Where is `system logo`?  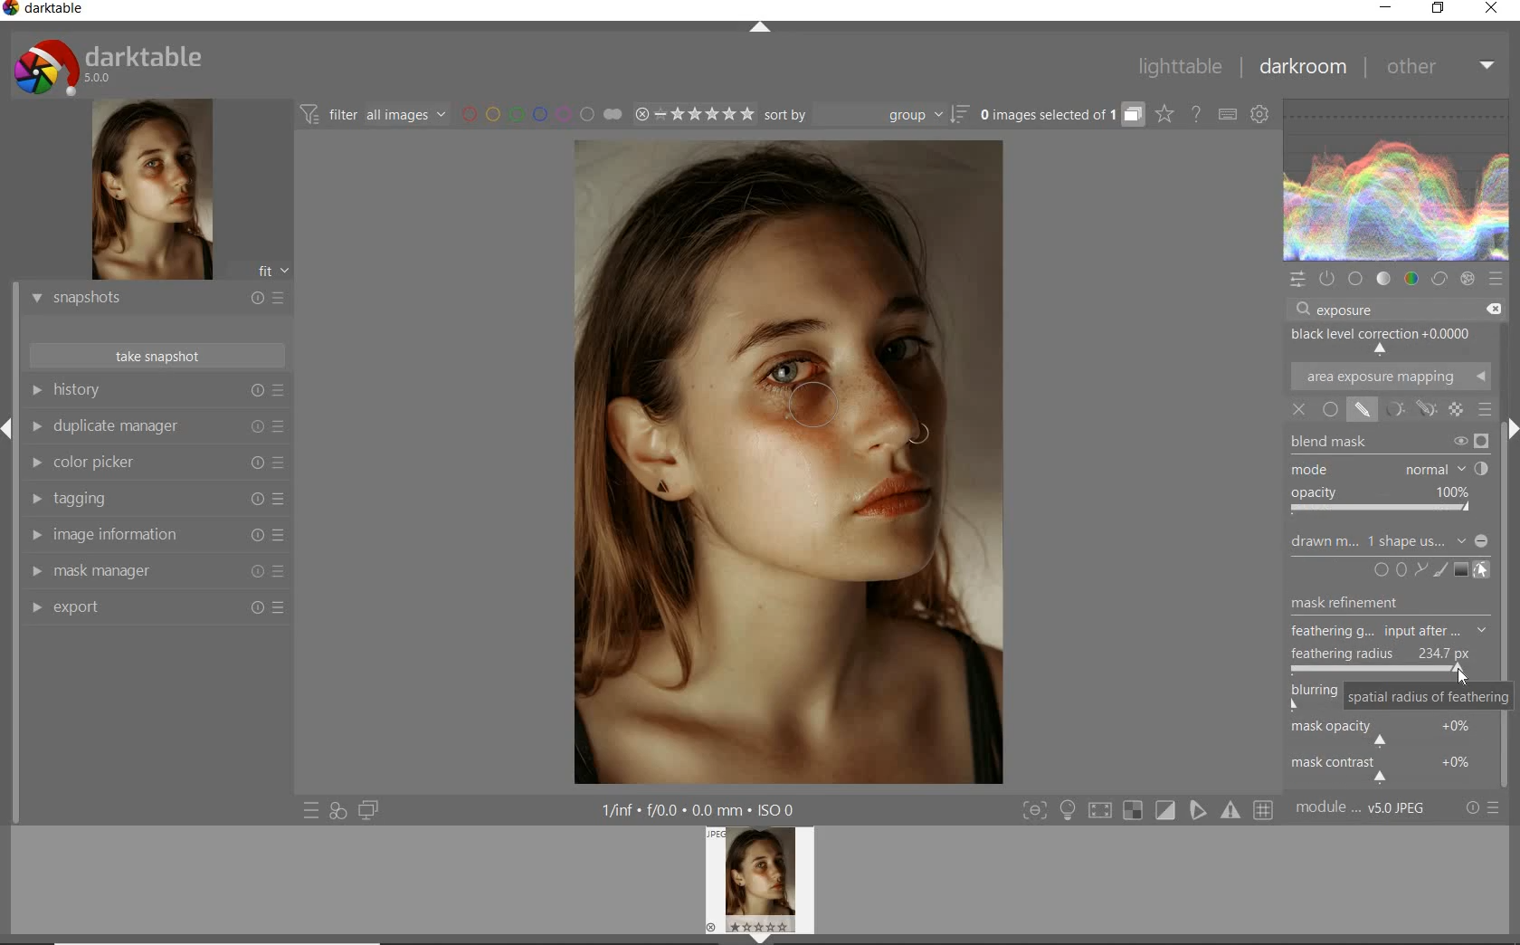 system logo is located at coordinates (118, 64).